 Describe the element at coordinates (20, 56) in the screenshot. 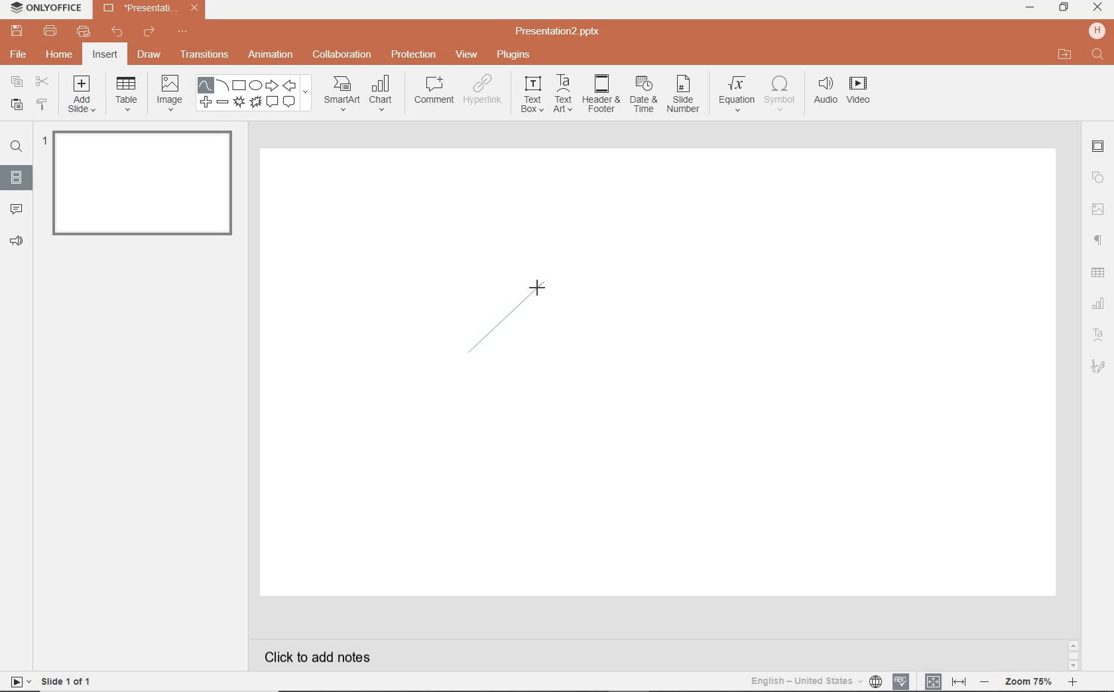

I see `FILE ` at that location.